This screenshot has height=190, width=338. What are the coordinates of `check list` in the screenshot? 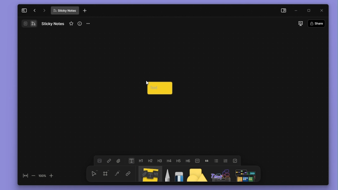 It's located at (237, 161).